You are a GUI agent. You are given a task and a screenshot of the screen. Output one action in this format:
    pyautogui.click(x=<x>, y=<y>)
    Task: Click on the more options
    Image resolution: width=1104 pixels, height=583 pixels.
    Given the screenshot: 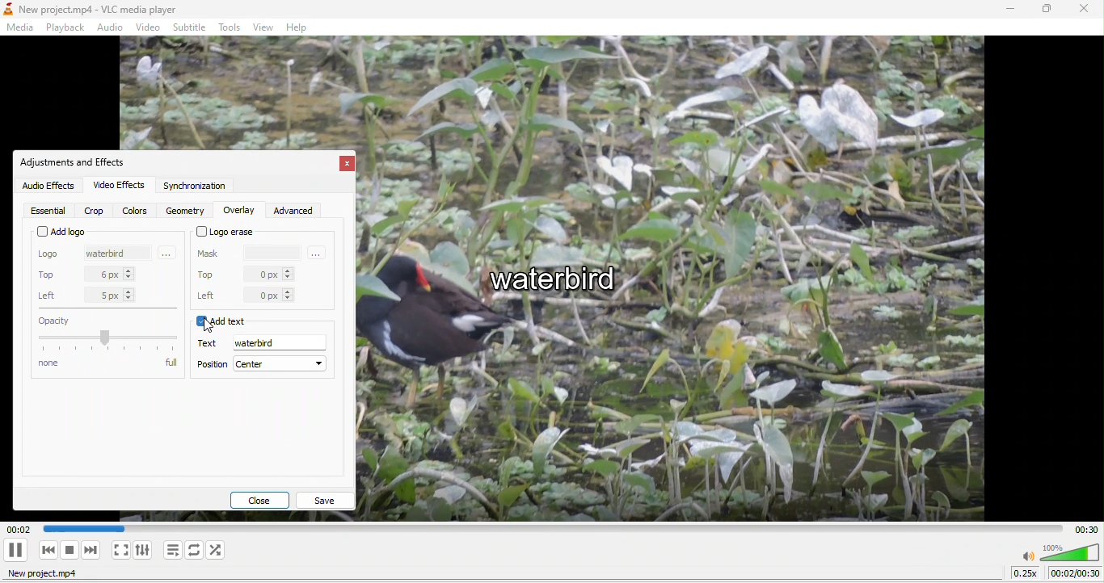 What is the action you would take?
    pyautogui.click(x=313, y=255)
    